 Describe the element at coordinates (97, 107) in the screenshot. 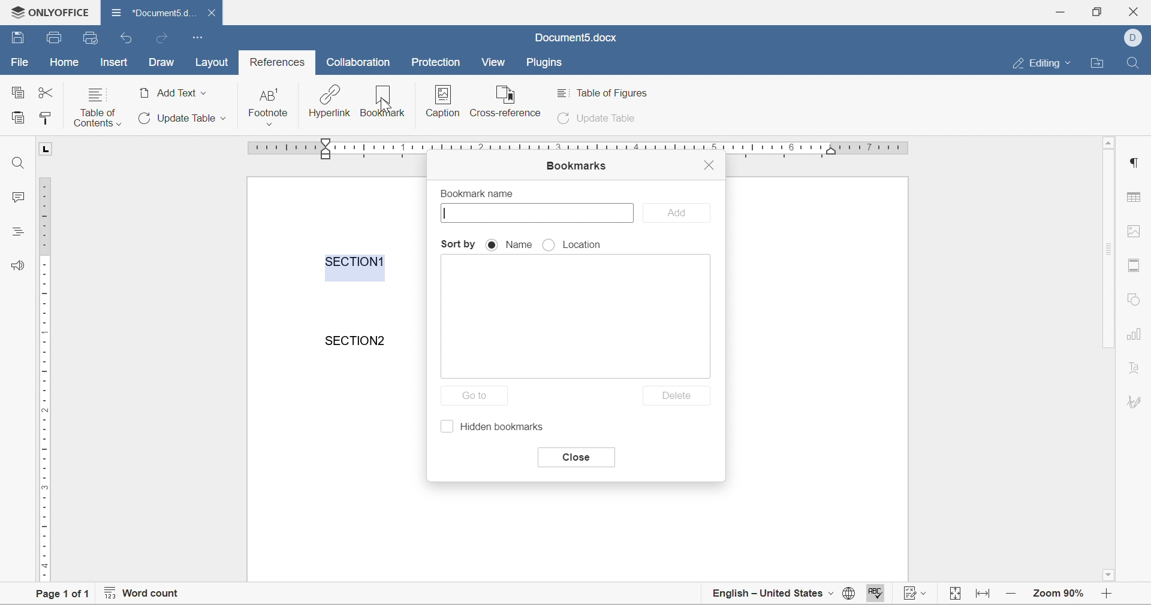

I see `table of contents` at that location.